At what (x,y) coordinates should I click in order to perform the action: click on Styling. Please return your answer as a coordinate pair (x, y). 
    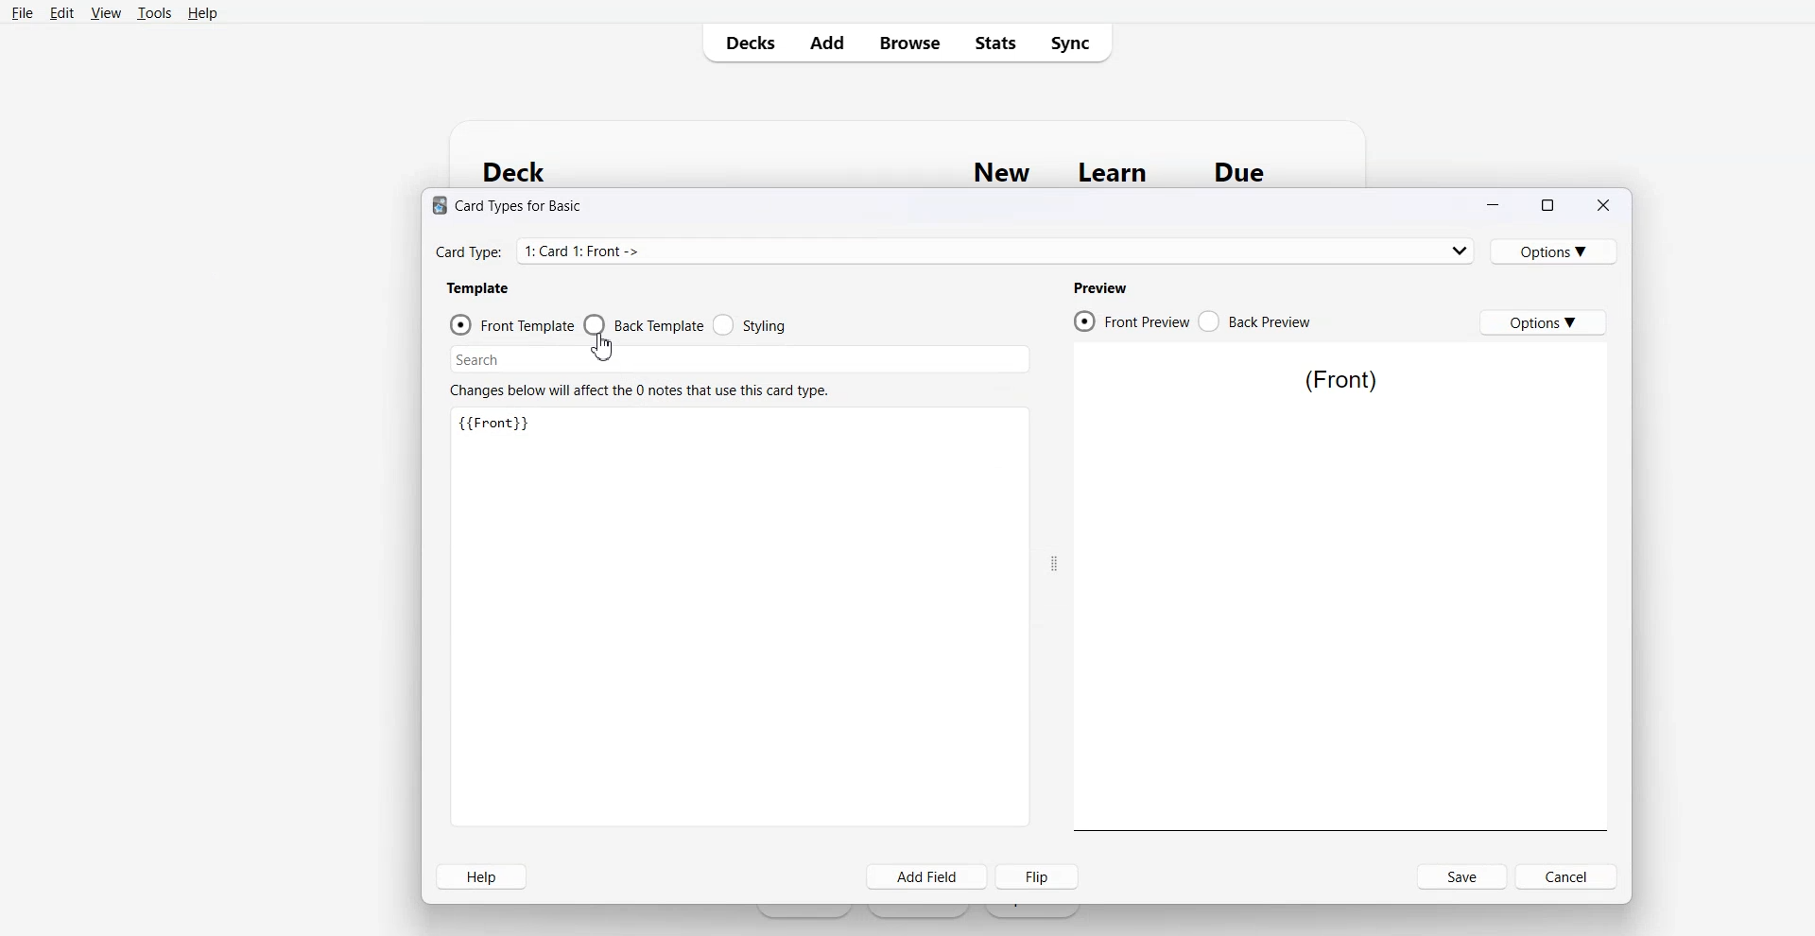
    Looking at the image, I should click on (751, 322).